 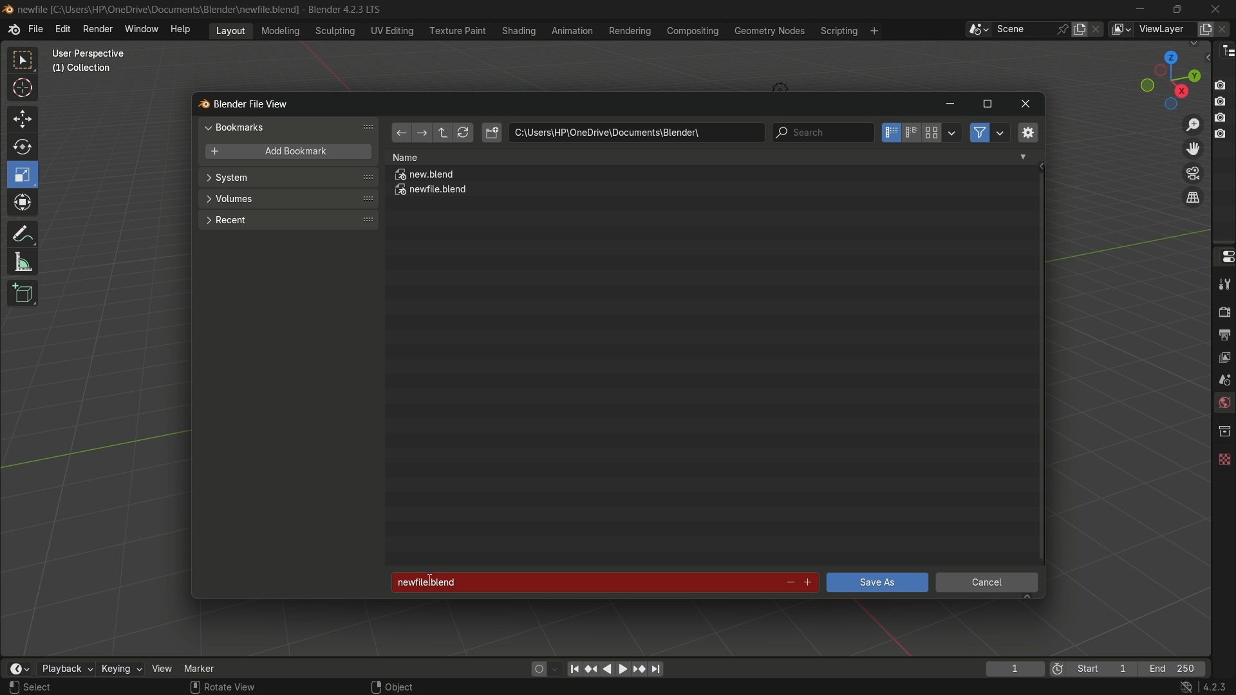 What do you see at coordinates (392, 30) in the screenshot?
I see `uv editing menu` at bounding box center [392, 30].